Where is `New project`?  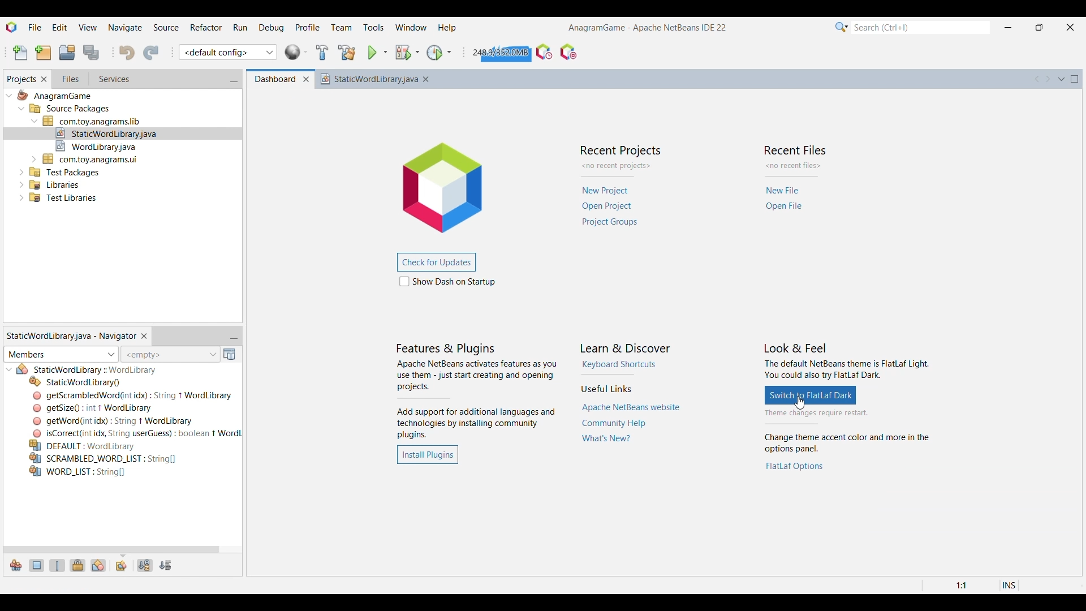
New project is located at coordinates (44, 53).